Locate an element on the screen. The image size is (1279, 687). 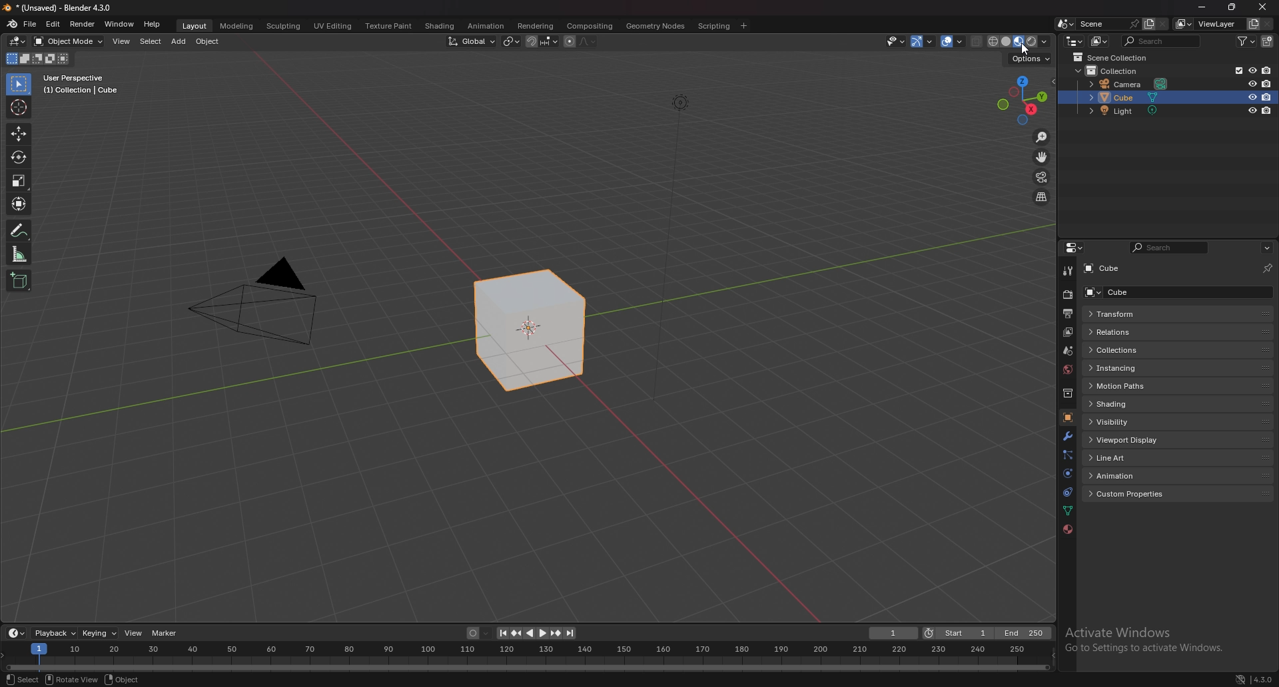
network is located at coordinates (1240, 678).